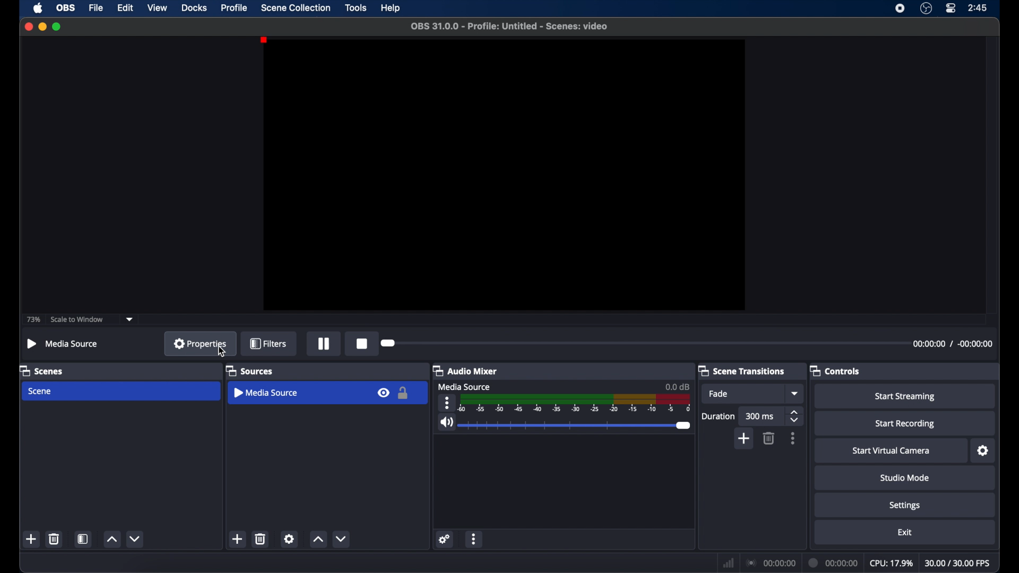 This screenshot has height=573, width=1019. Describe the element at coordinates (200, 343) in the screenshot. I see `properties` at that location.